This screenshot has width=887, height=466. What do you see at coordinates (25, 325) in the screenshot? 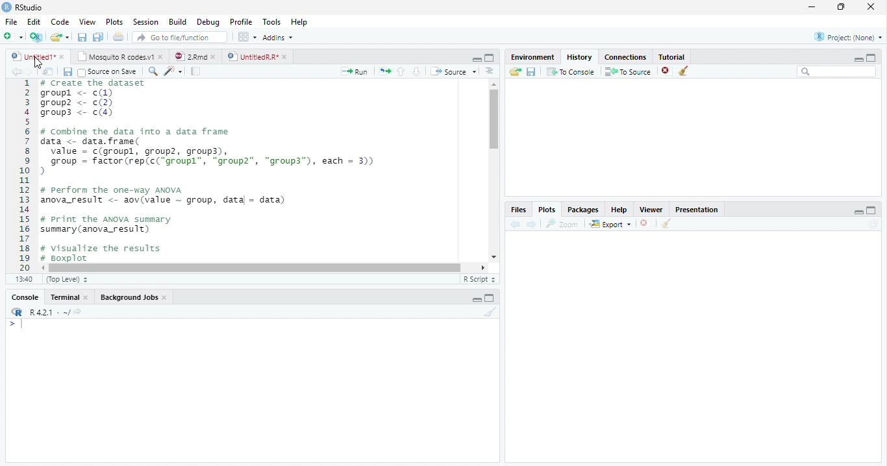
I see `Cursor` at bounding box center [25, 325].